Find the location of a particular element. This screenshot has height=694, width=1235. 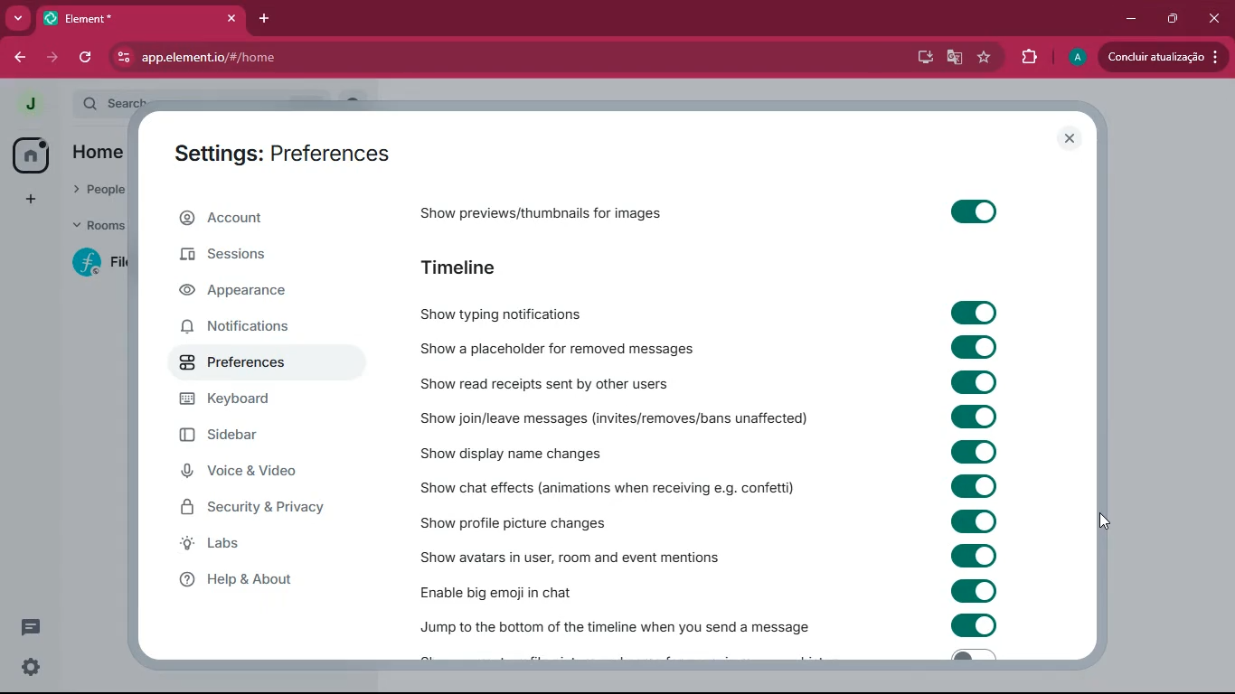

favourite is located at coordinates (986, 58).